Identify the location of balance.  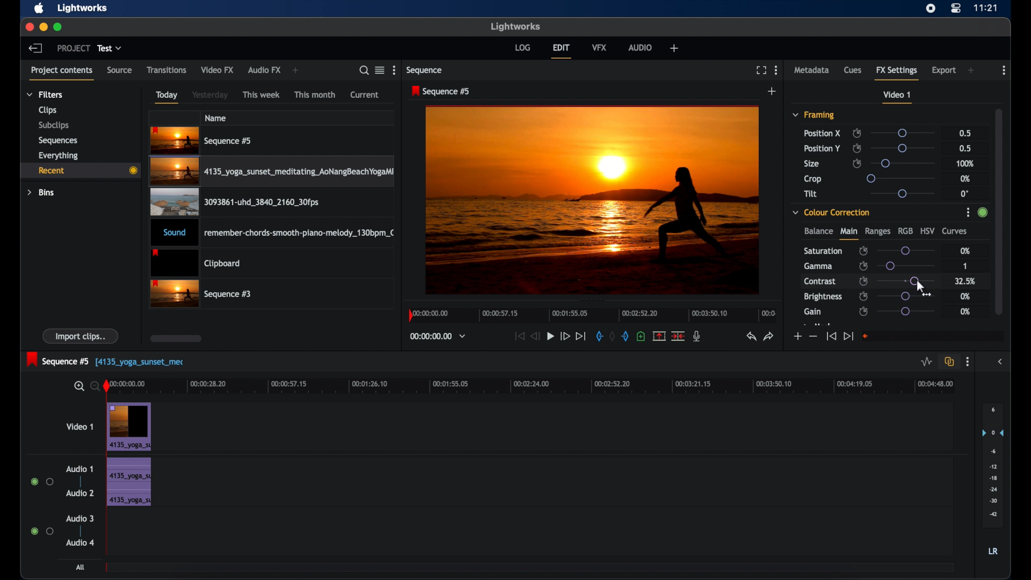
(818, 231).